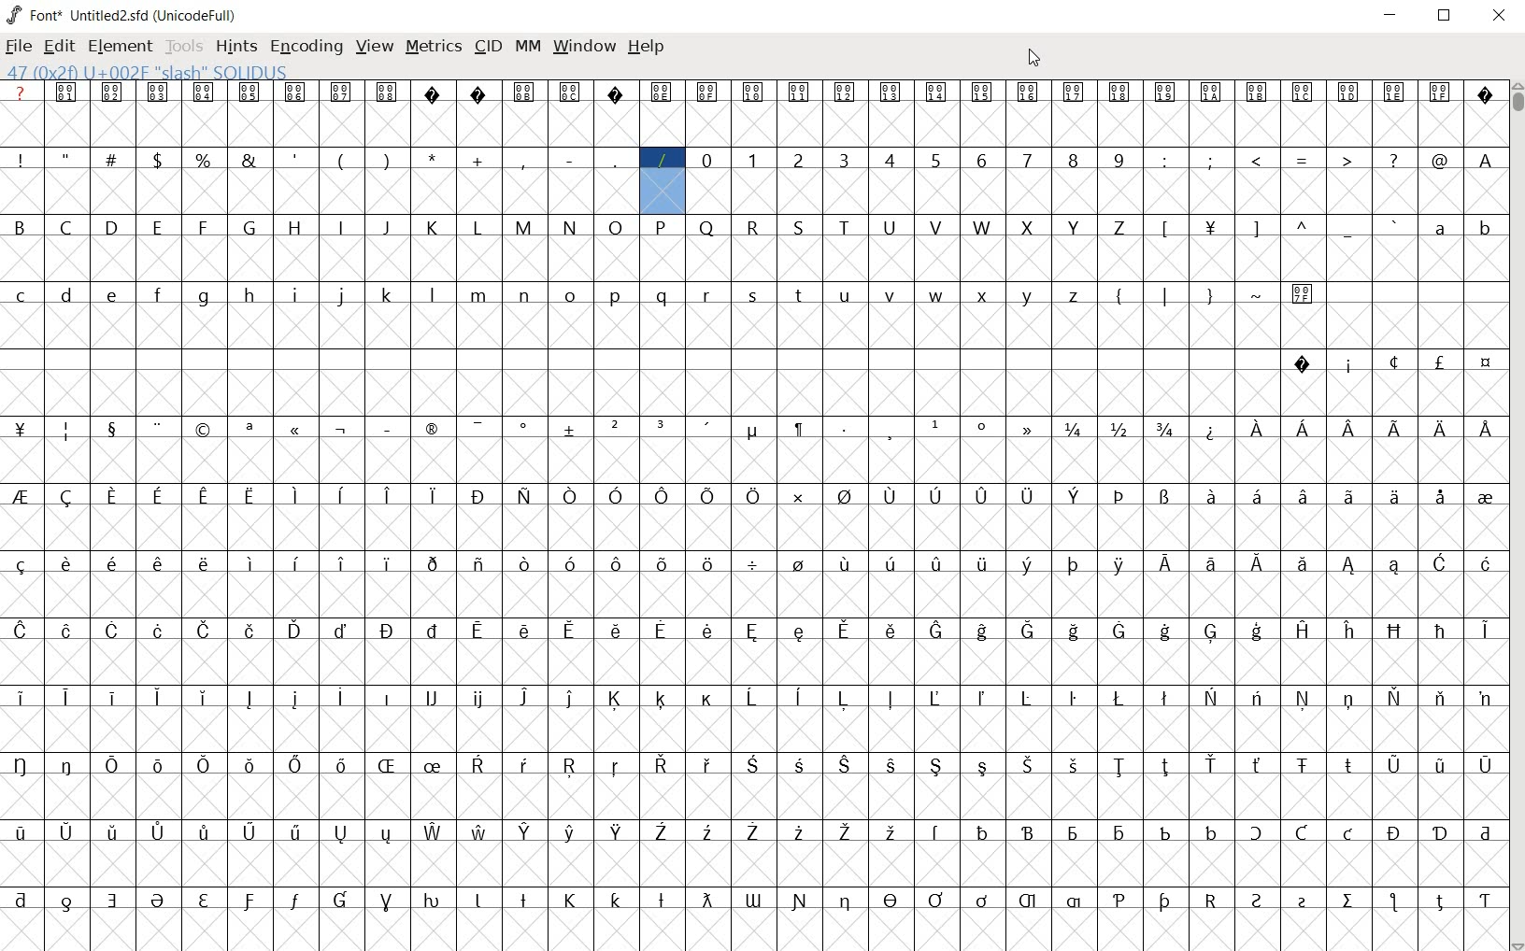 This screenshot has height=951, width=1525. I want to click on glyph, so click(1027, 901).